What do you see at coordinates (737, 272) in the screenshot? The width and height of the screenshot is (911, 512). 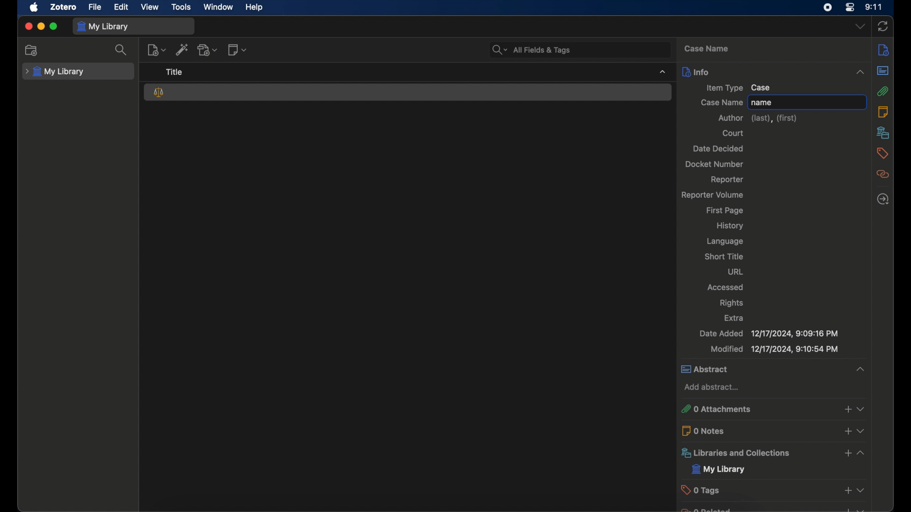 I see `url` at bounding box center [737, 272].